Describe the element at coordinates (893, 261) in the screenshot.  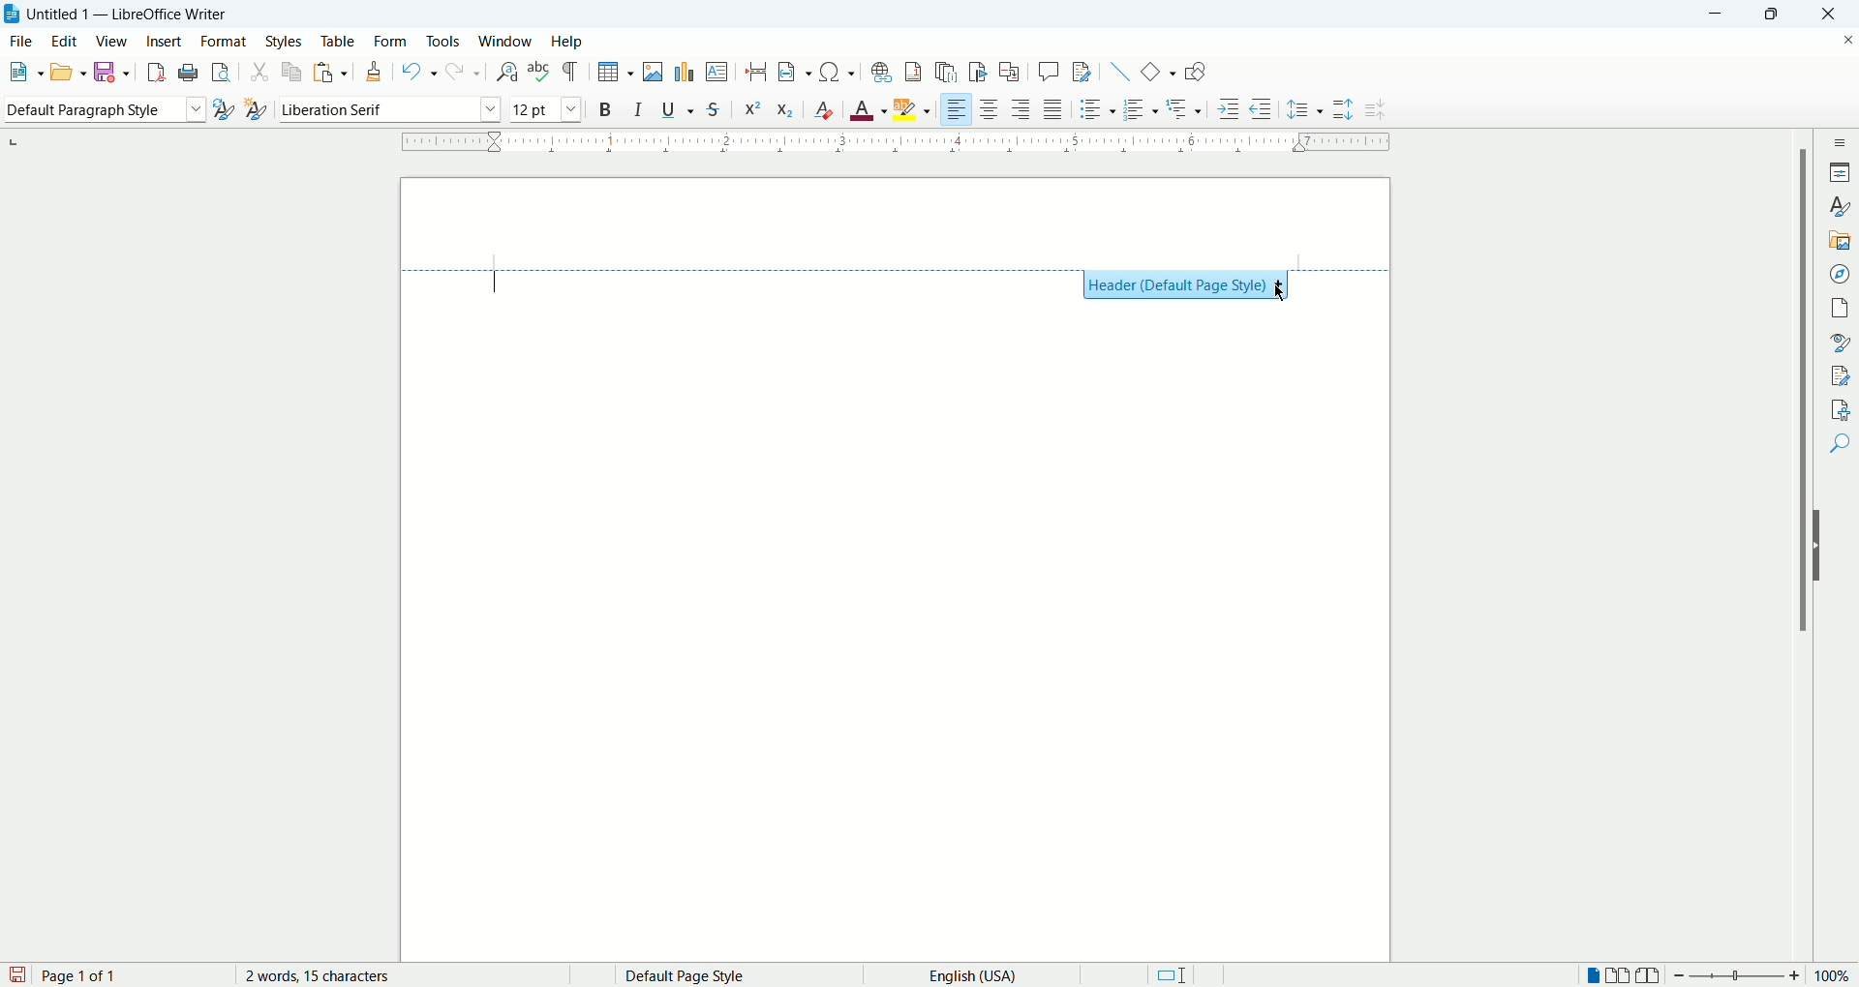
I see `Header style` at that location.